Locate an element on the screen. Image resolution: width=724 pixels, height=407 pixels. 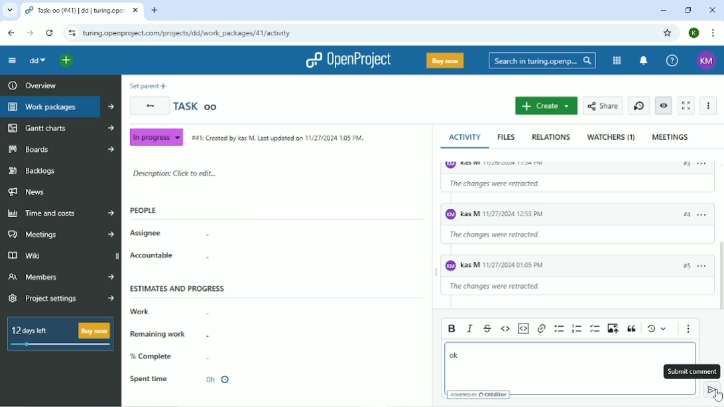
options is located at coordinates (701, 219).